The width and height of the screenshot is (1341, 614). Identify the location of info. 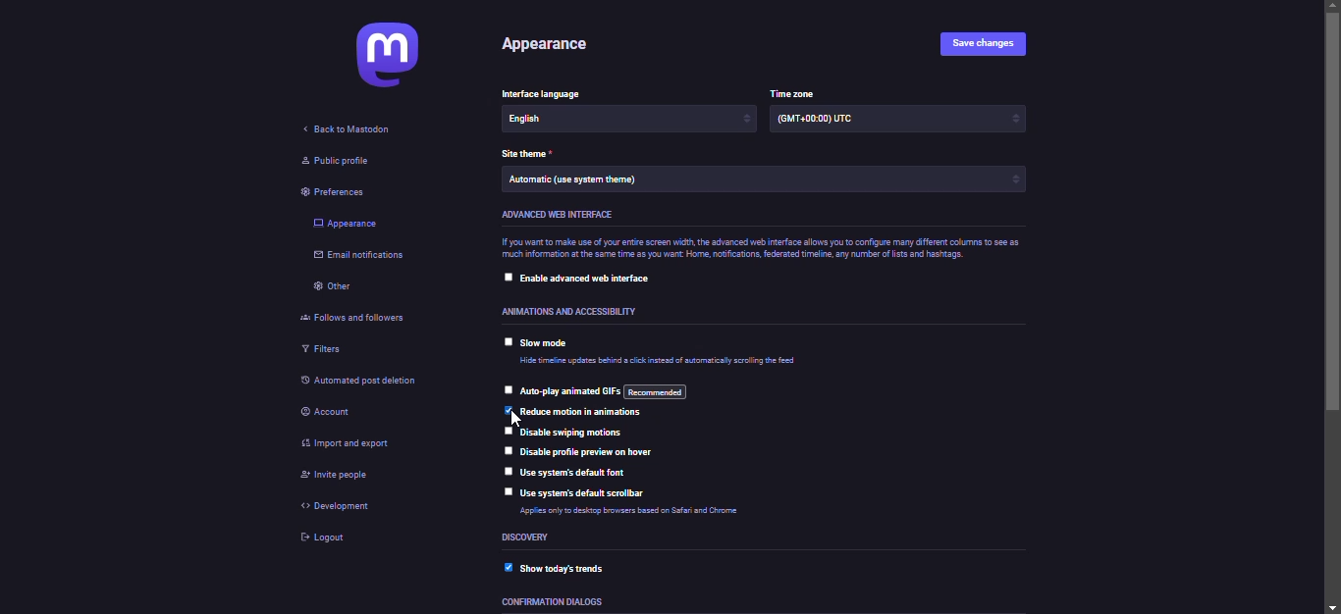
(658, 363).